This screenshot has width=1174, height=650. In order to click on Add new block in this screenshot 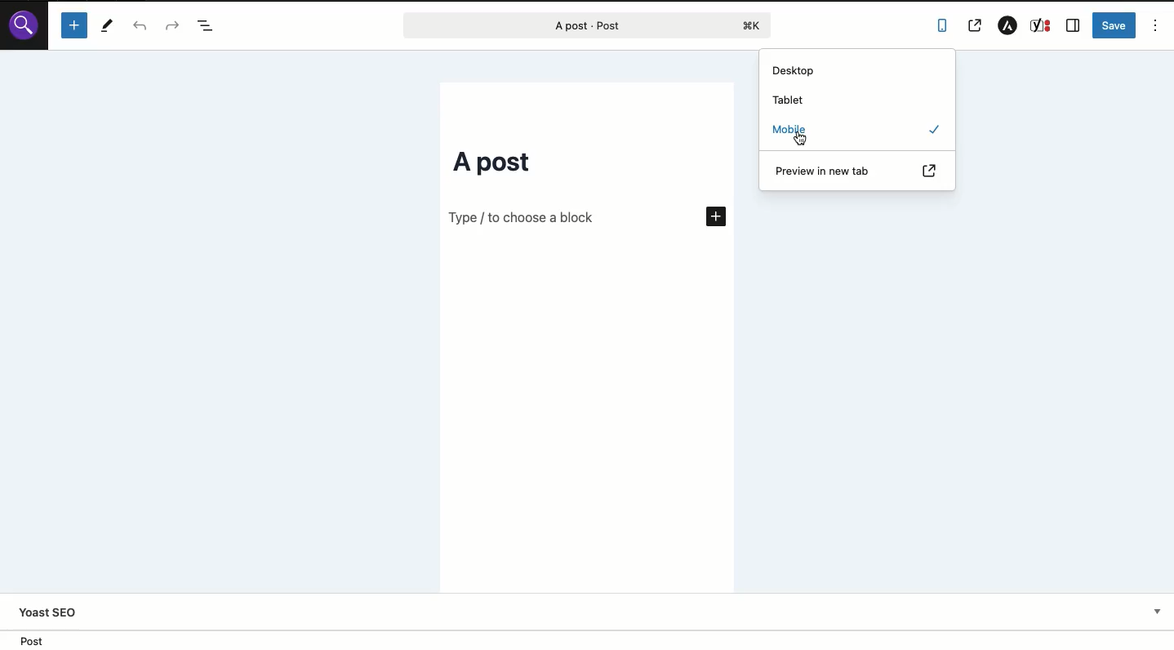, I will do `click(884, 201)`.